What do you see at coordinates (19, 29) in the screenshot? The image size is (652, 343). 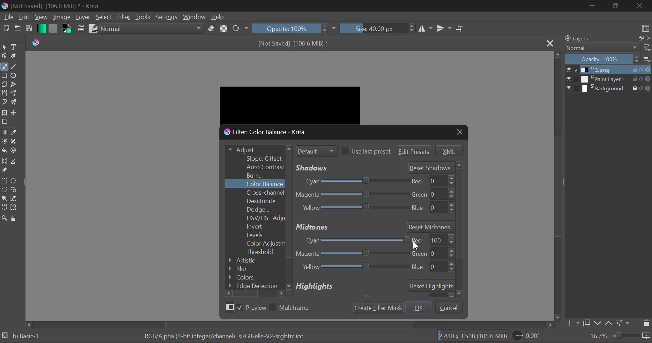 I see `Open` at bounding box center [19, 29].